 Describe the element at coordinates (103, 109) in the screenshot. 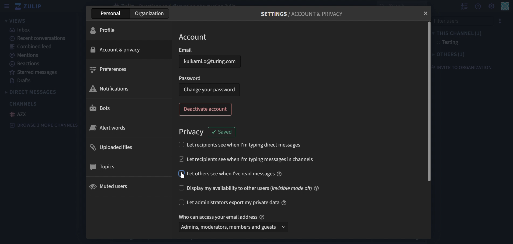

I see `bots` at that location.